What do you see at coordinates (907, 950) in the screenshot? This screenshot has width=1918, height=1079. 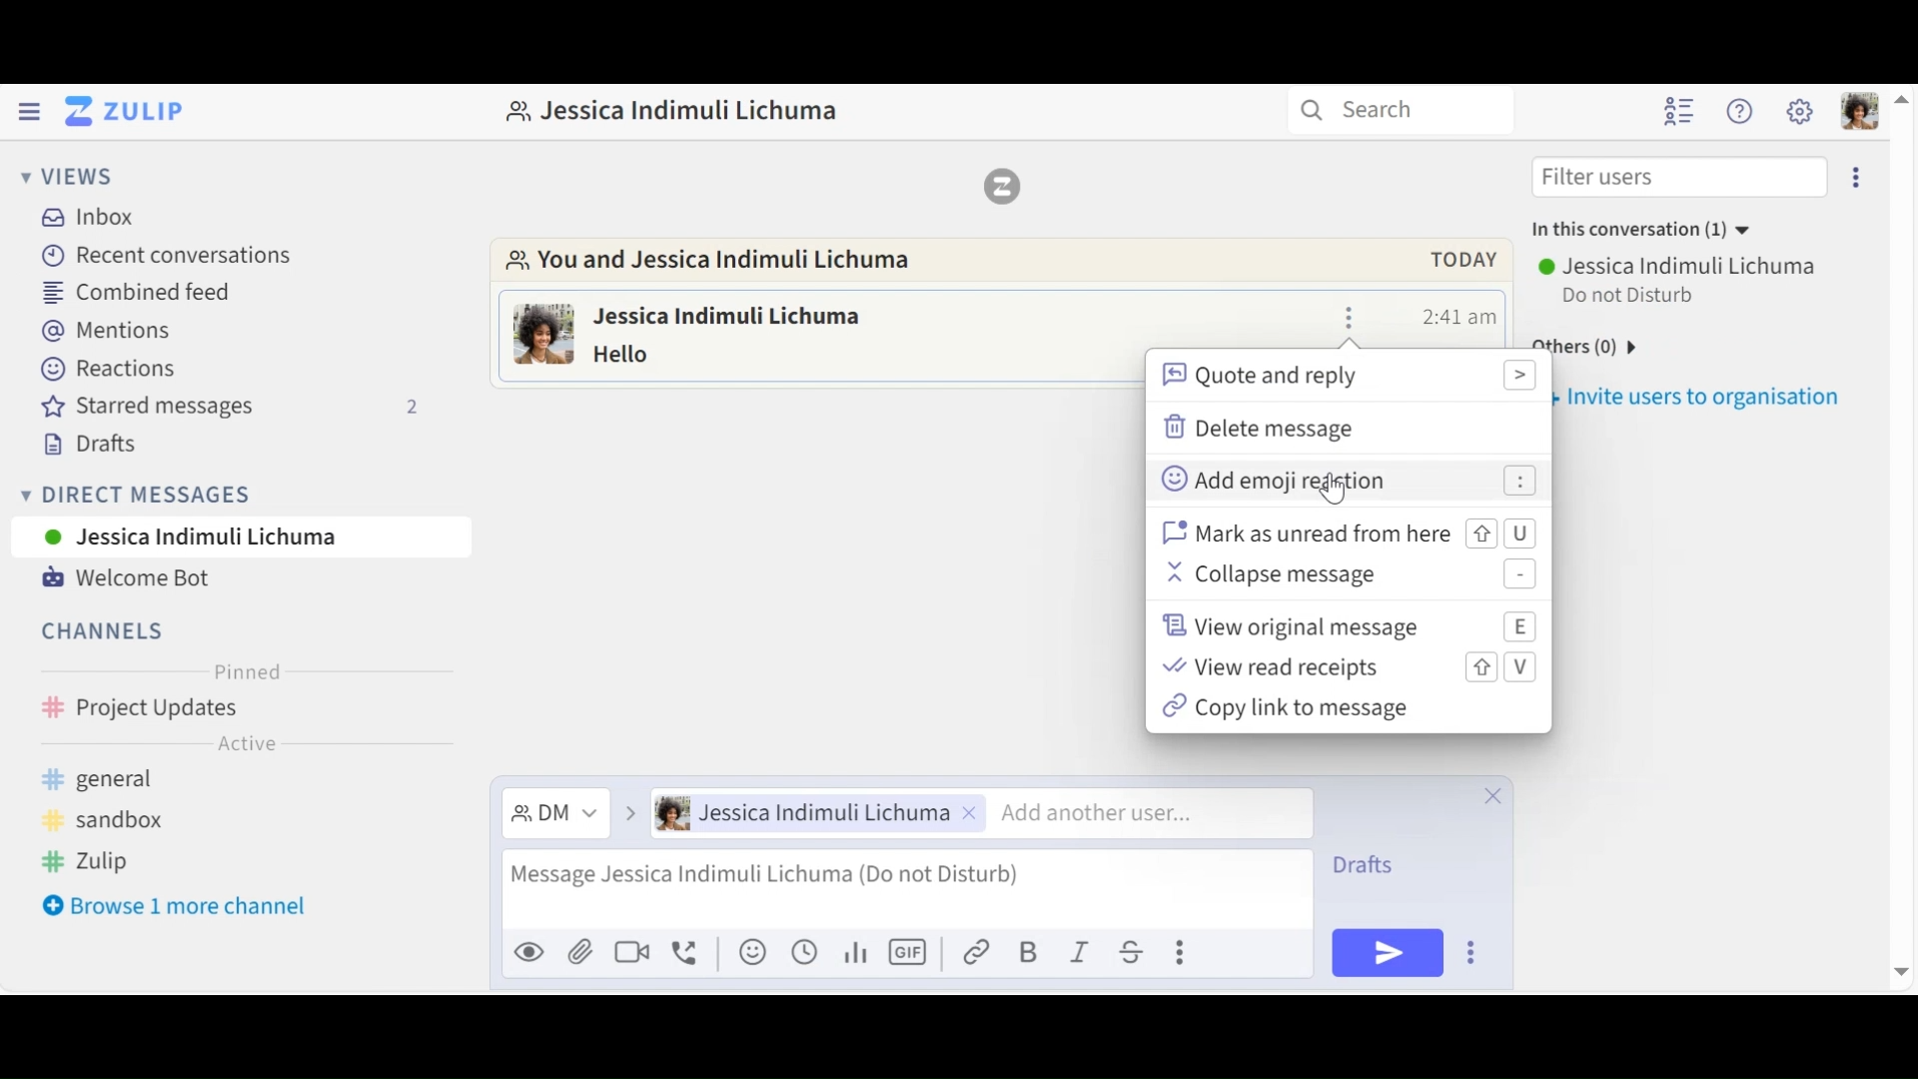 I see `Add GIF` at bounding box center [907, 950].